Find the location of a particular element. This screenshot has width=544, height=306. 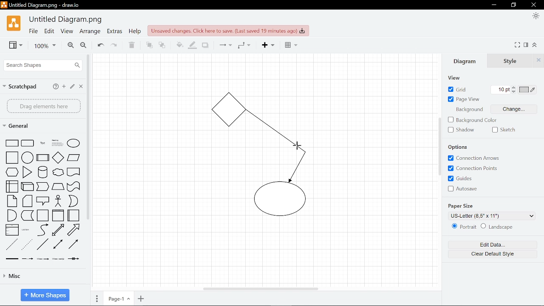

Untitled Diagram.png - draw.io is located at coordinates (46, 6).